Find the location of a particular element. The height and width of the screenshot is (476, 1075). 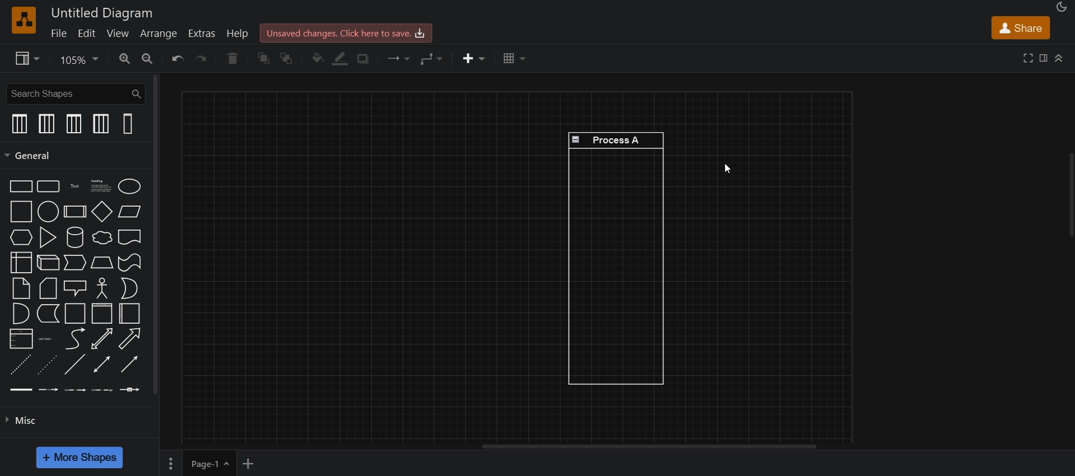

collapase/expand  is located at coordinates (1060, 55).